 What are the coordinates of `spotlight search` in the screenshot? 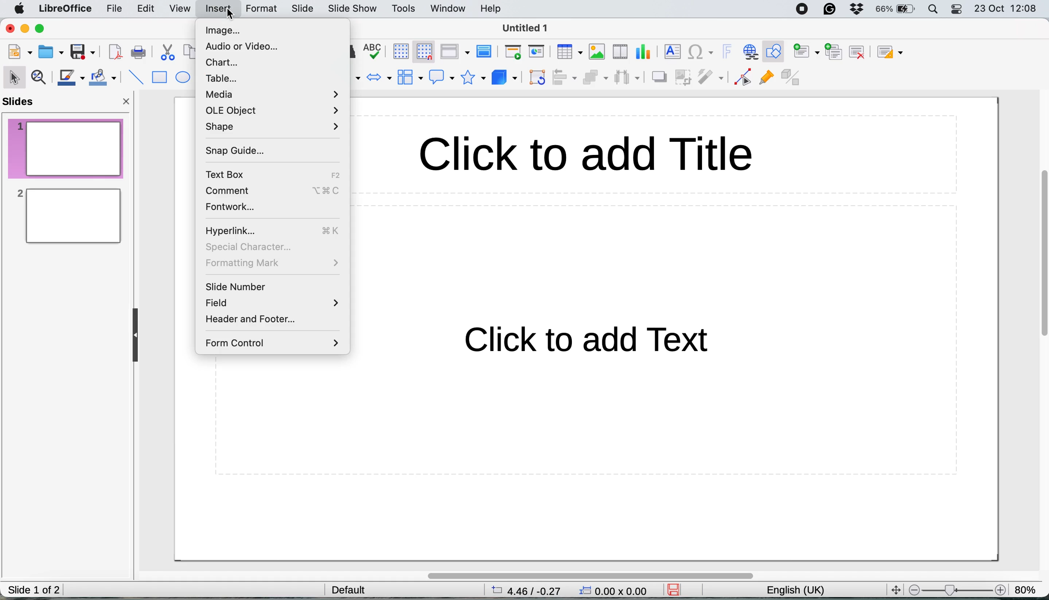 It's located at (934, 9).